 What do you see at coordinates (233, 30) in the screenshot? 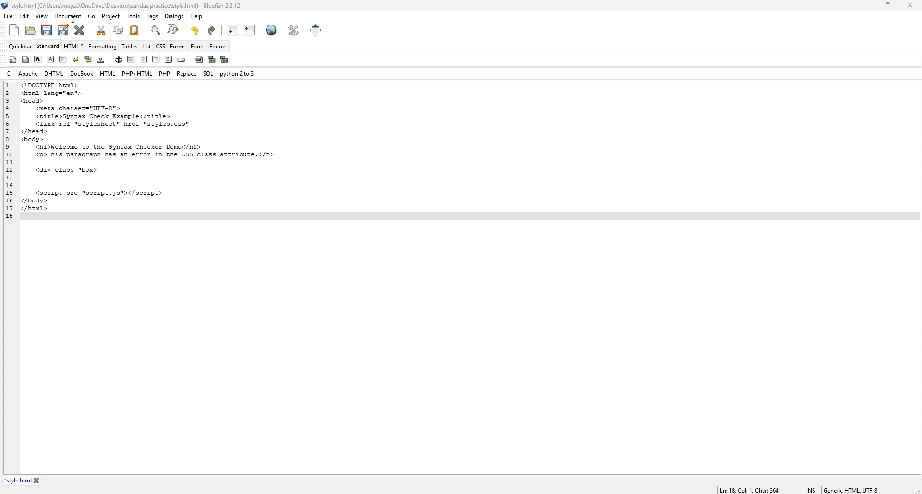
I see `unindent` at bounding box center [233, 30].